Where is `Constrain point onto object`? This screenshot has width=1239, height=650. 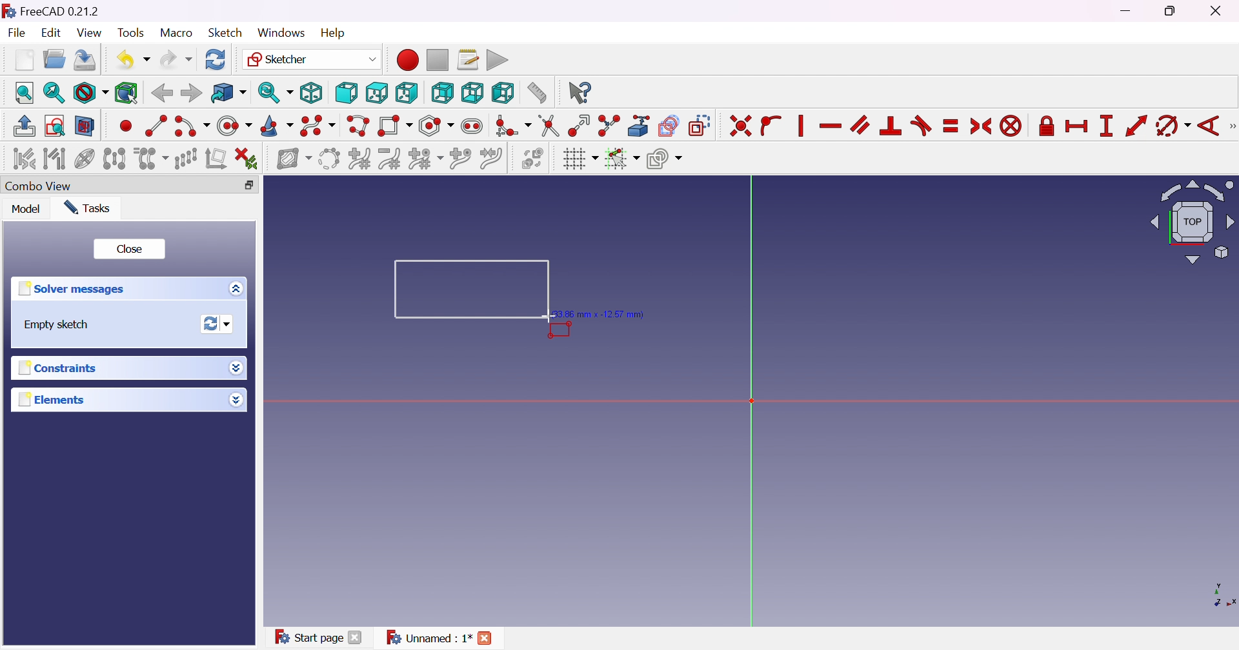 Constrain point onto object is located at coordinates (772, 127).